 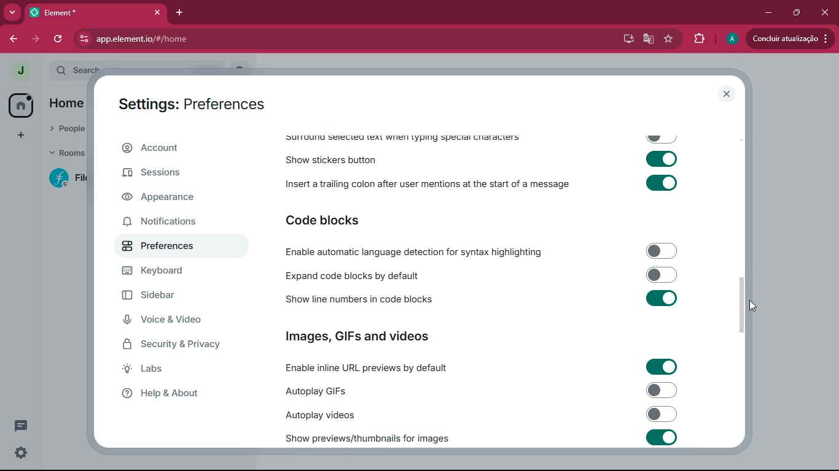 What do you see at coordinates (21, 454) in the screenshot?
I see `settings ` at bounding box center [21, 454].